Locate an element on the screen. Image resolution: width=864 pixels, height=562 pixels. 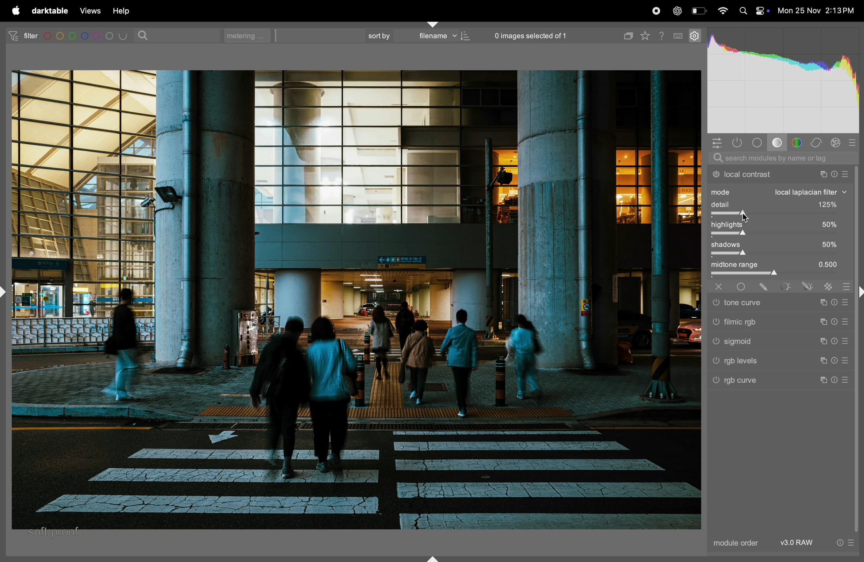
preset is located at coordinates (845, 361).